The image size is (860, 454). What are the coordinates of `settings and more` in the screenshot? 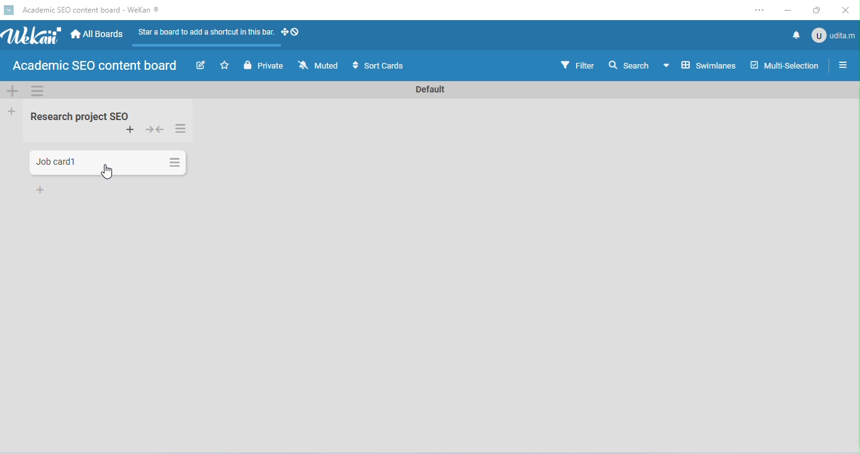 It's located at (762, 10).